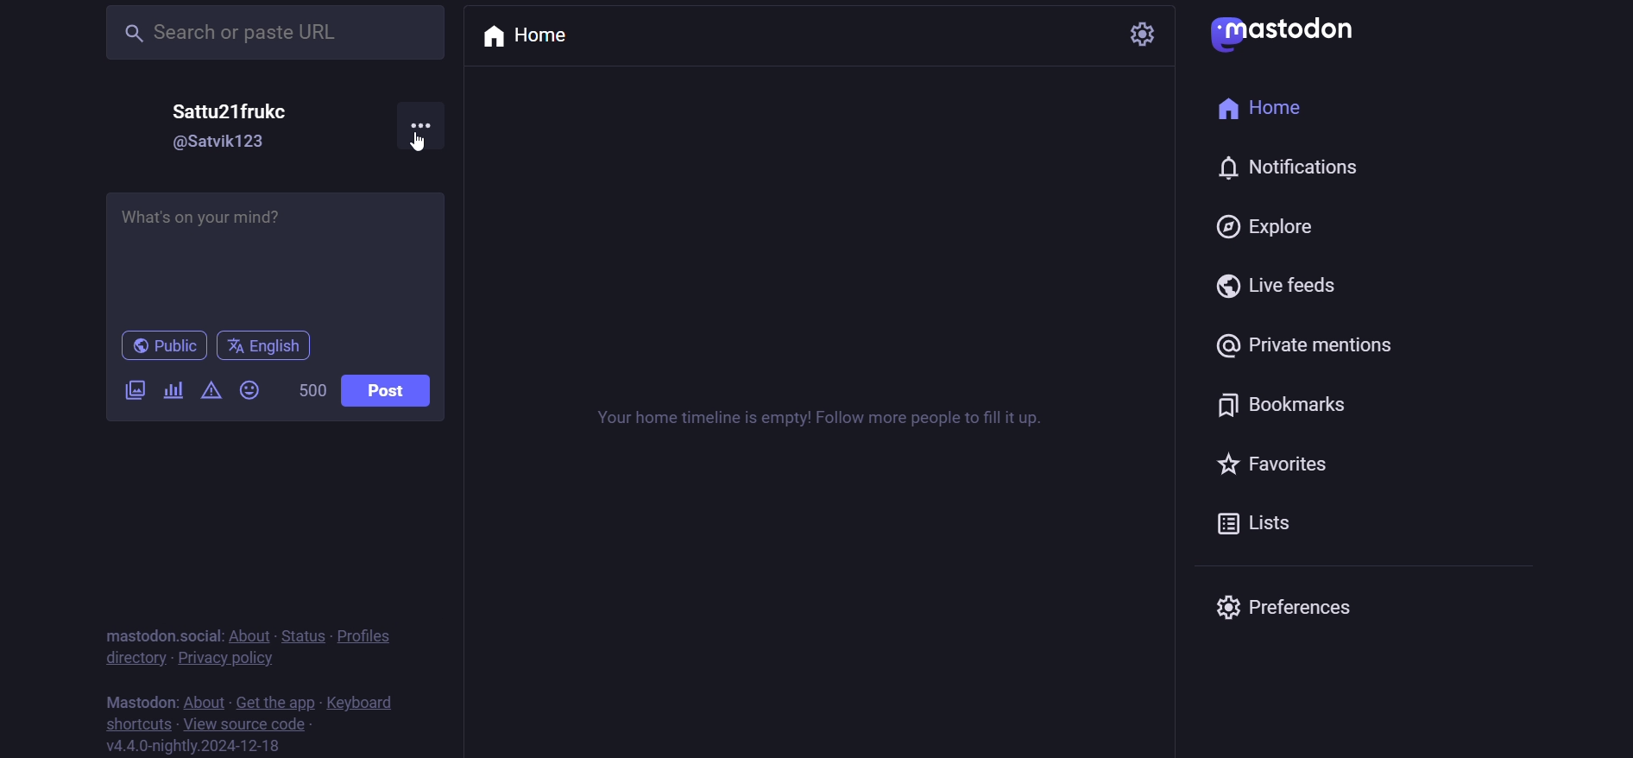 Image resolution: width=1633 pixels, height=758 pixels. I want to click on more, so click(421, 123).